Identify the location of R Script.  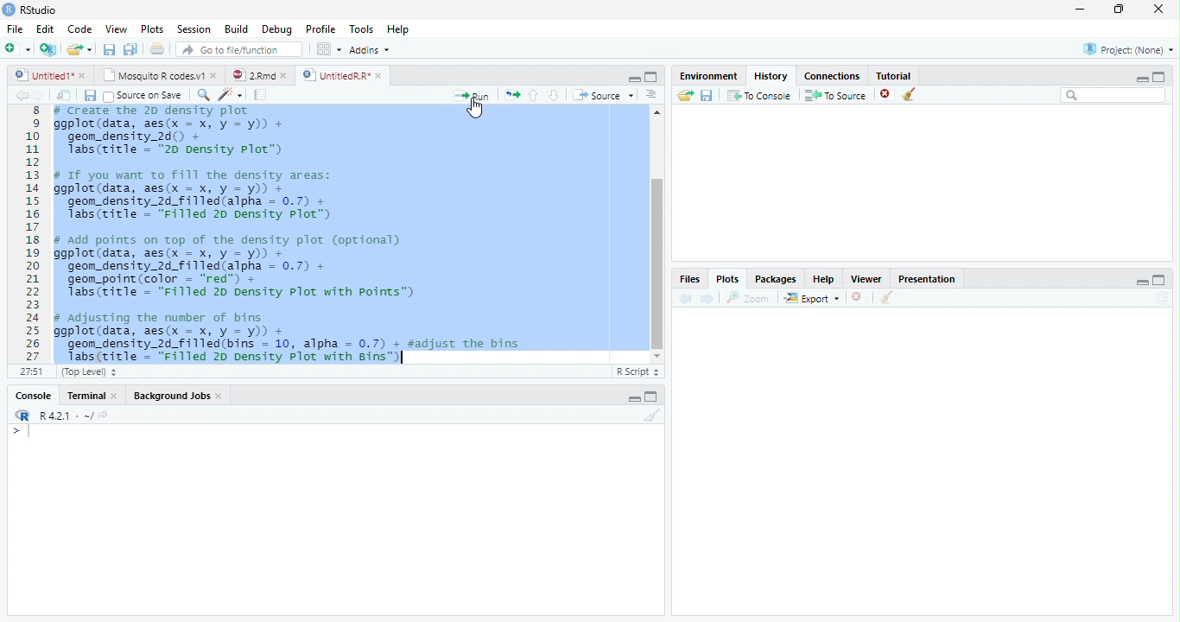
(638, 372).